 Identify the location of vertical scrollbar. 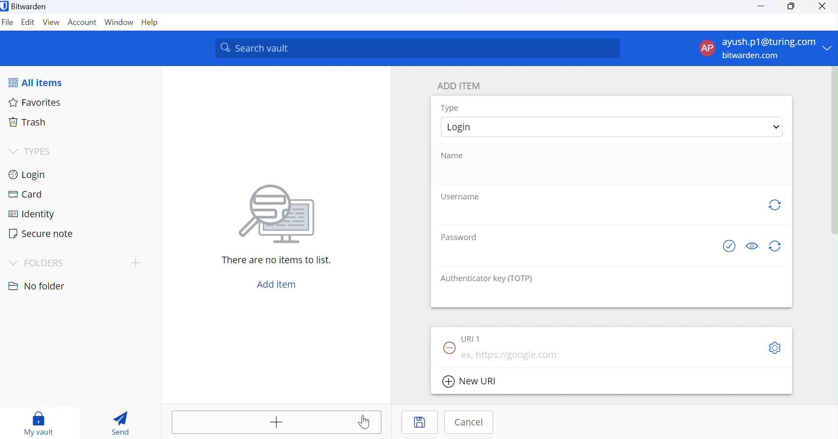
(834, 151).